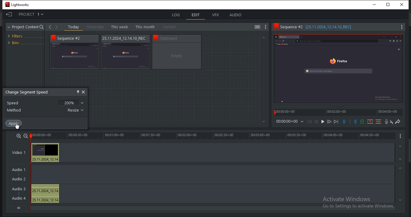 This screenshot has height=217, width=411. What do you see at coordinates (403, 200) in the screenshot?
I see `timeline navigation up arrow` at bounding box center [403, 200].